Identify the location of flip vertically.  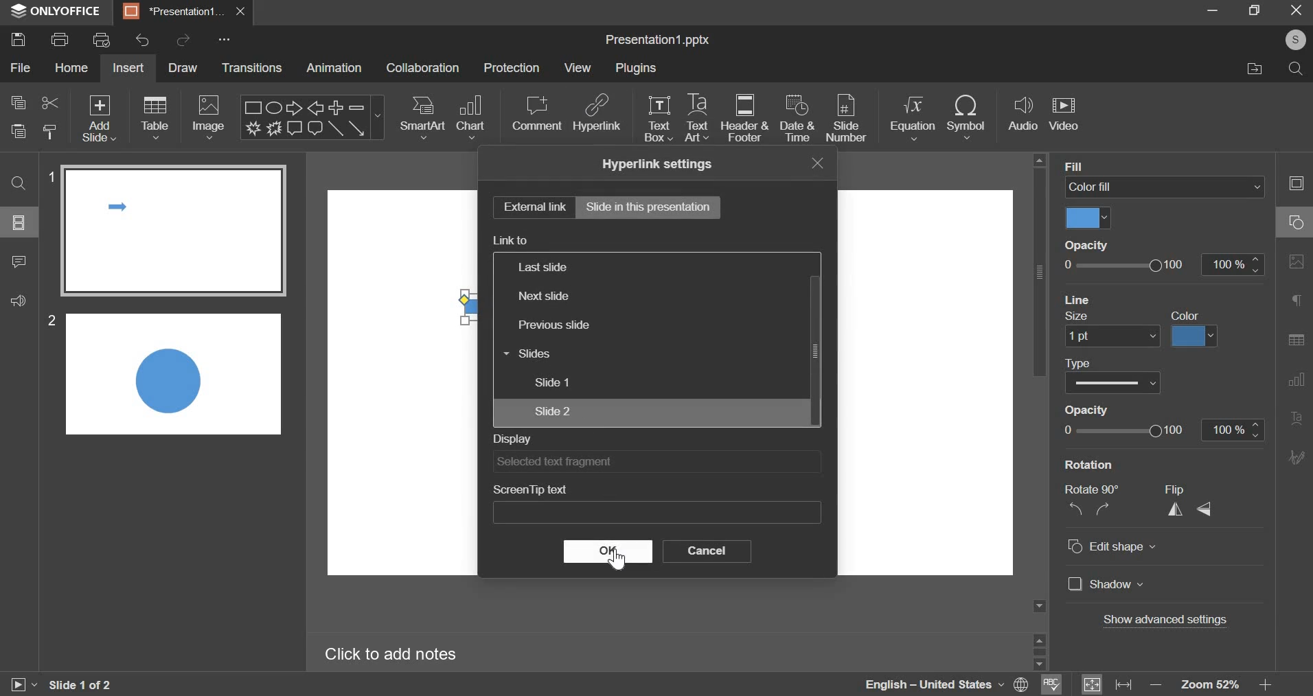
(1204, 510).